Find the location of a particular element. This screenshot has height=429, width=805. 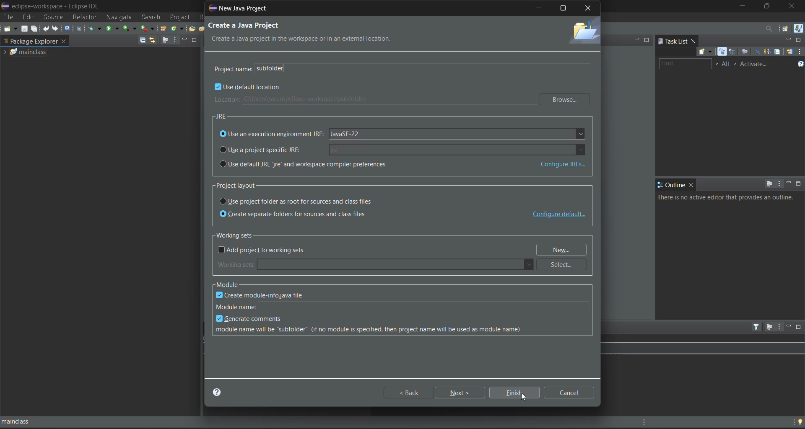

close is located at coordinates (694, 41).